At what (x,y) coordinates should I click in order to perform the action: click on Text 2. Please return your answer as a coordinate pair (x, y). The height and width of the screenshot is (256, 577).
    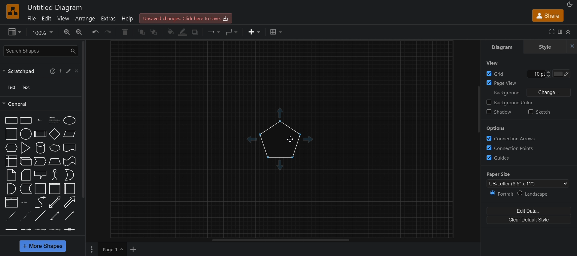
    Looking at the image, I should click on (26, 87).